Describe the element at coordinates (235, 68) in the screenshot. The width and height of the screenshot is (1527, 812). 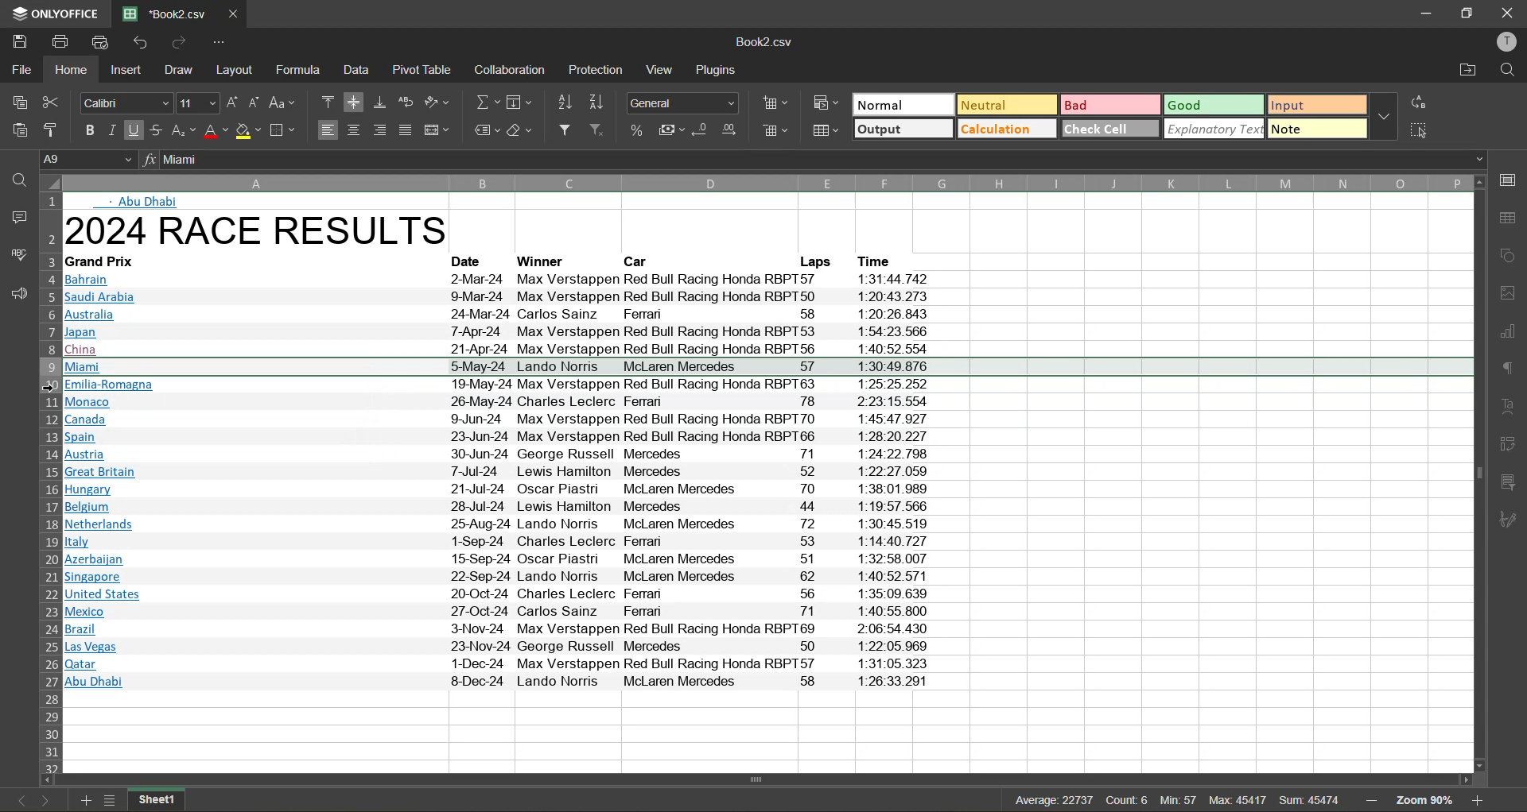
I see `layout` at that location.